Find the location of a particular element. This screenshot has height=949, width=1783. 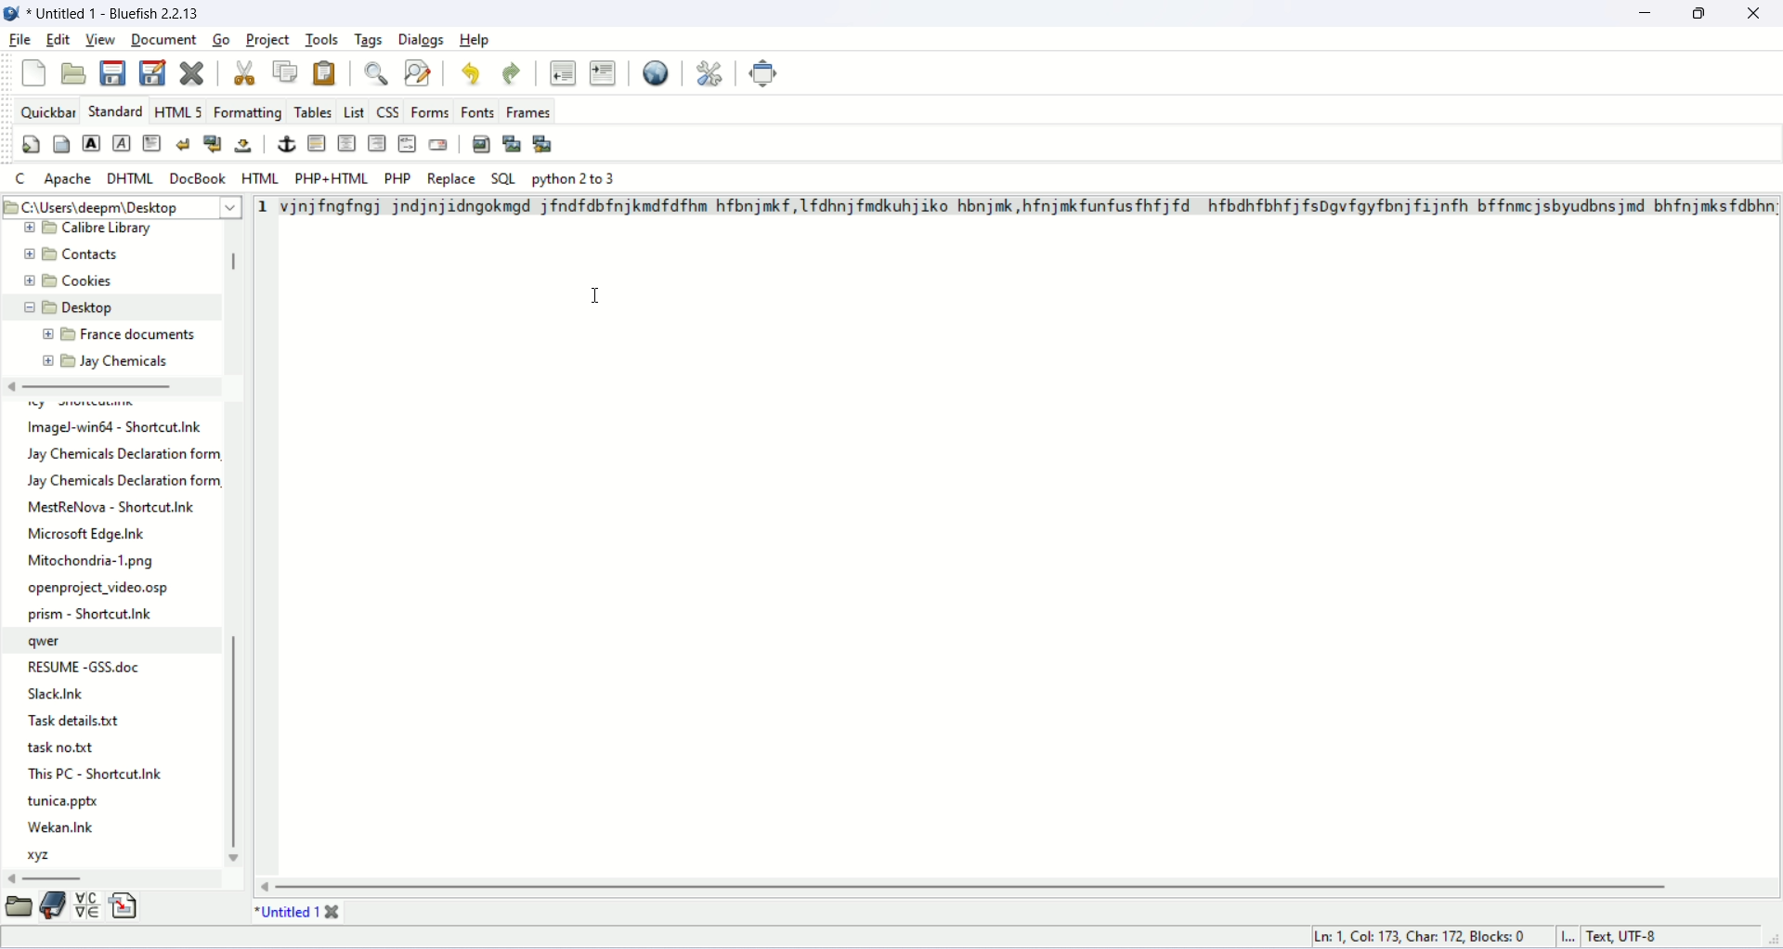

save as is located at coordinates (151, 72).